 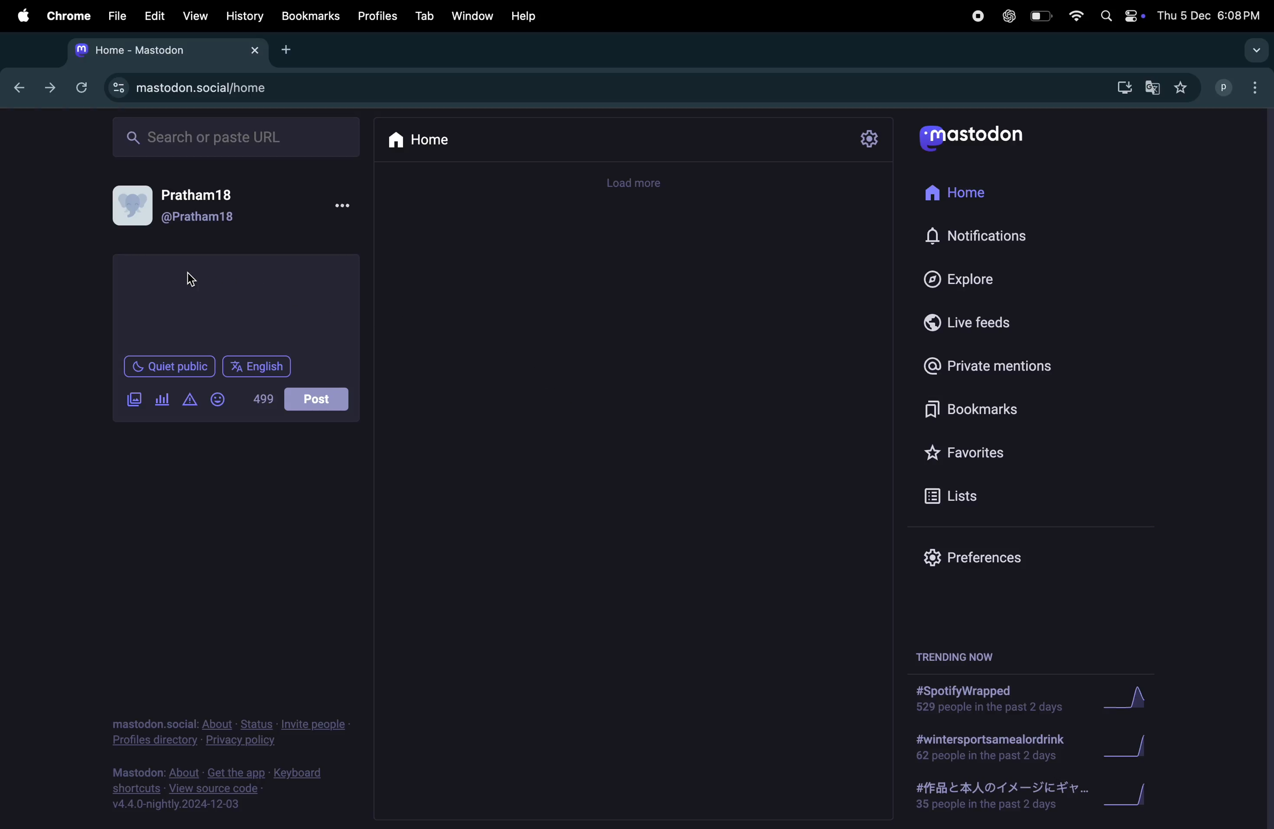 I want to click on #wintersportdrink, so click(x=991, y=747).